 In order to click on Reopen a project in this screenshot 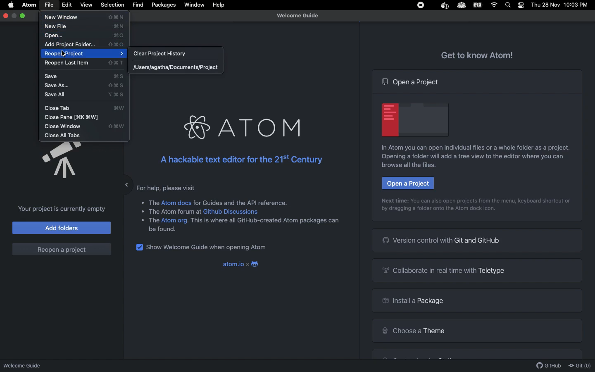, I will do `click(61, 249)`.